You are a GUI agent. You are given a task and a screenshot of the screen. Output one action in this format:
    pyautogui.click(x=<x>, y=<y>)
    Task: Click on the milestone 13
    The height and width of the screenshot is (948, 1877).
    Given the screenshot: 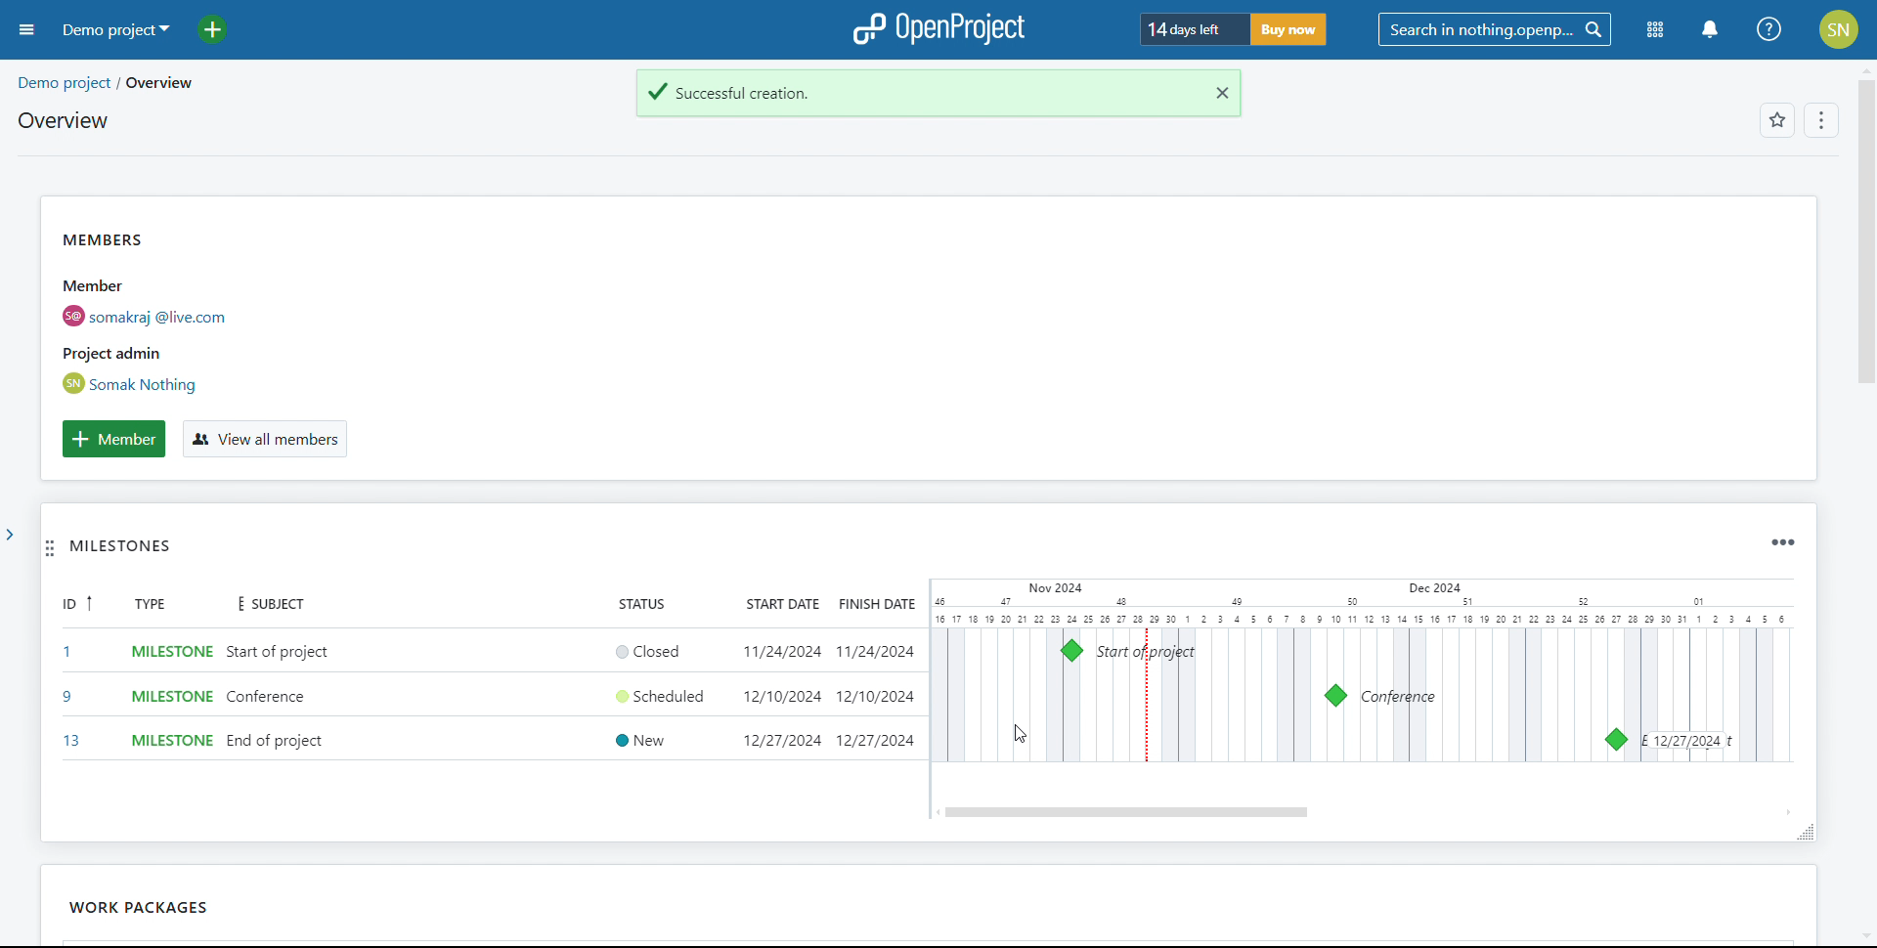 What is the action you would take?
    pyautogui.click(x=1615, y=740)
    